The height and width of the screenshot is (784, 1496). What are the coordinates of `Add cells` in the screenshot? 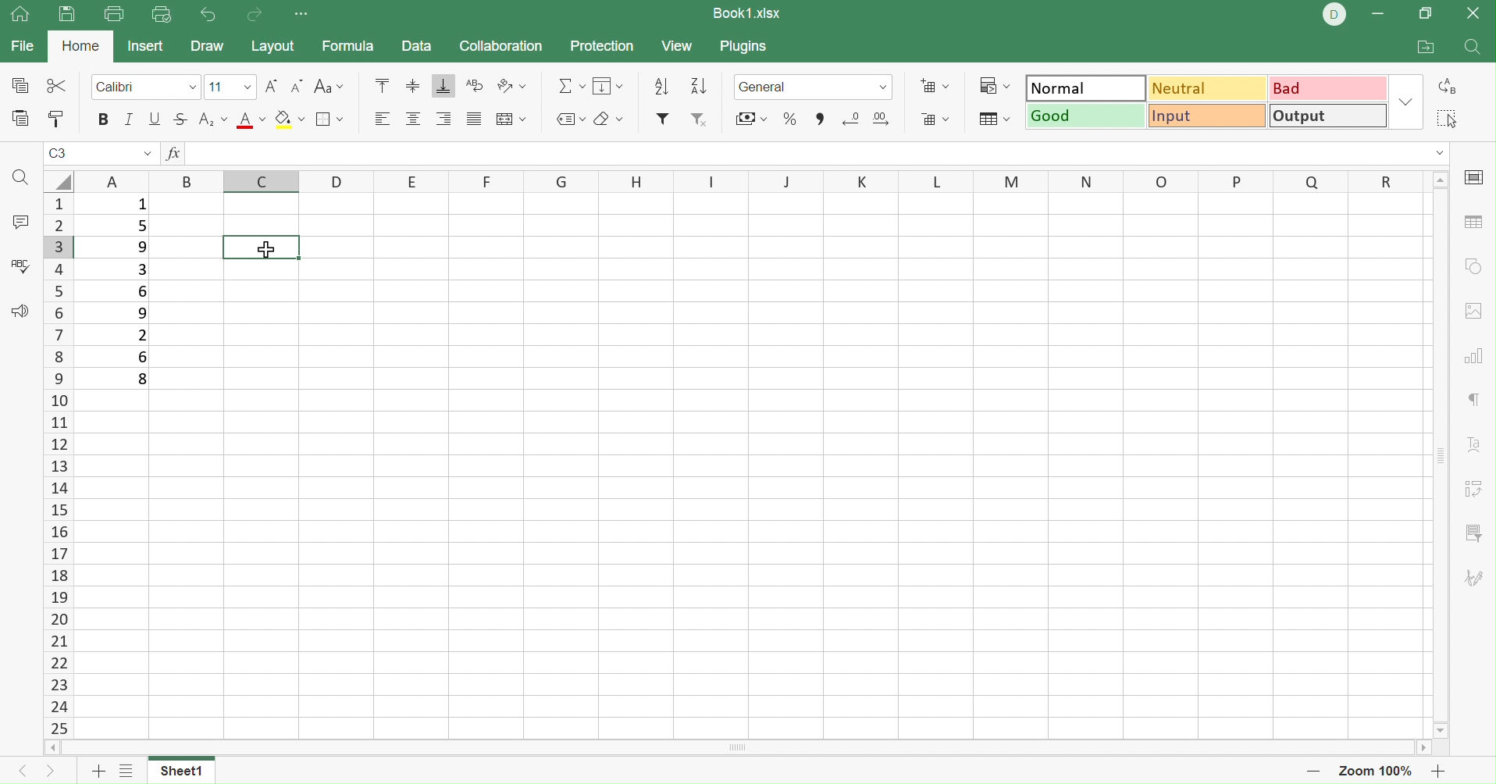 It's located at (933, 84).